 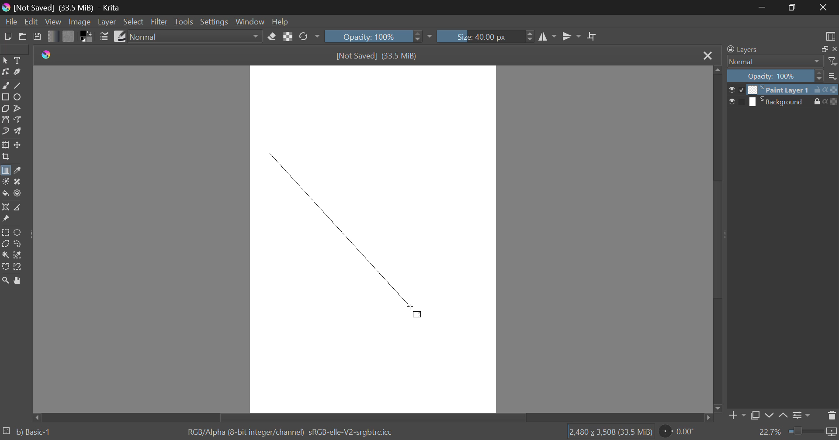 I want to click on Move Layer Down, so click(x=769, y=416).